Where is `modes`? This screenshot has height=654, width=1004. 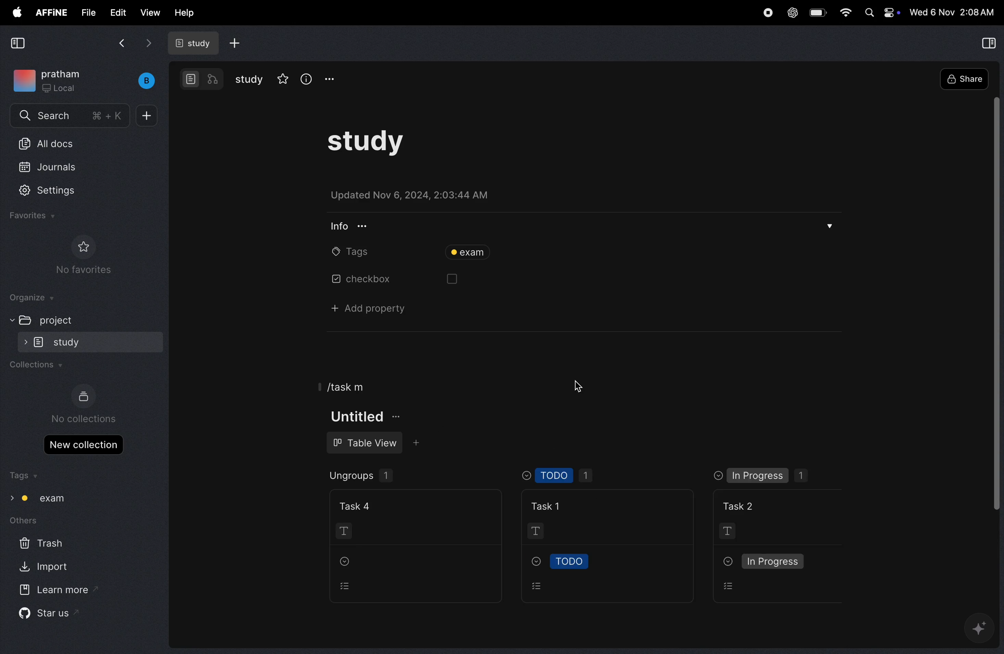
modes is located at coordinates (203, 80).